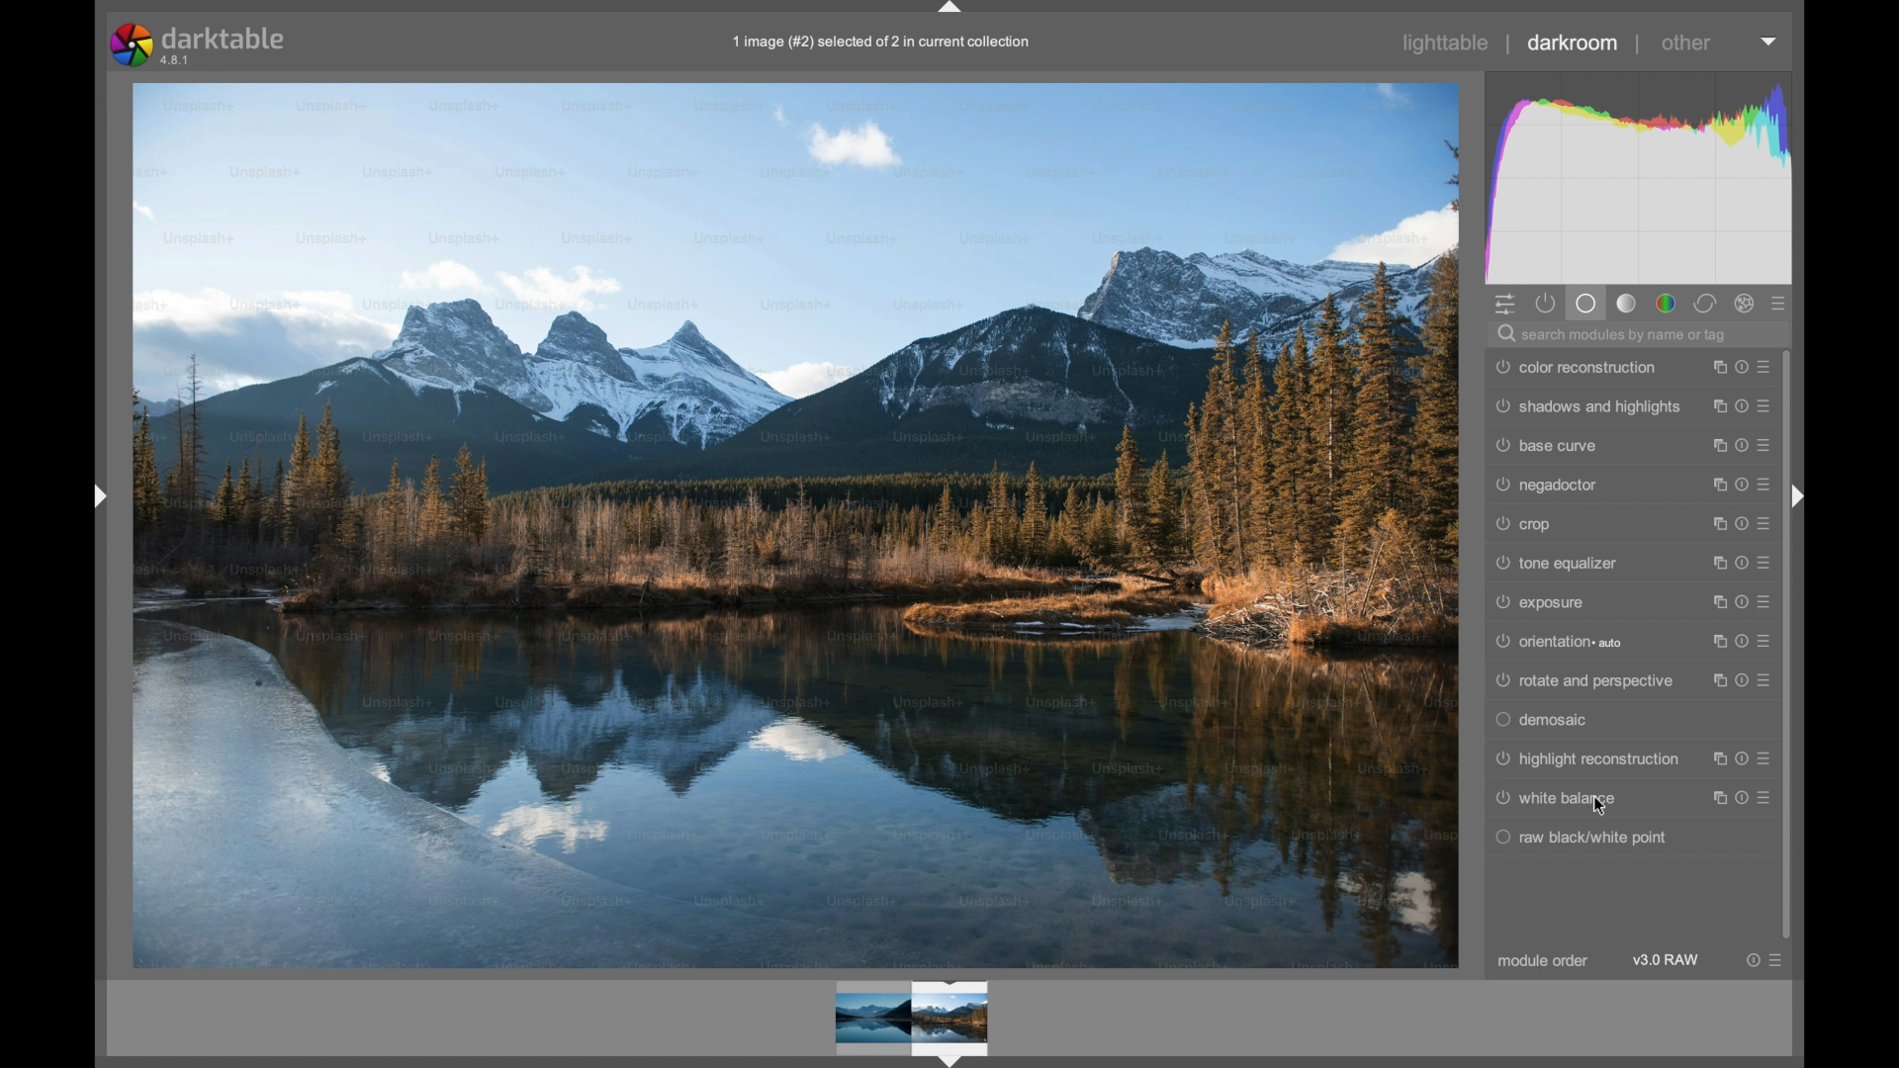 This screenshot has width=1899, height=1068. What do you see at coordinates (202, 44) in the screenshot?
I see `darktable 4.8.1` at bounding box center [202, 44].